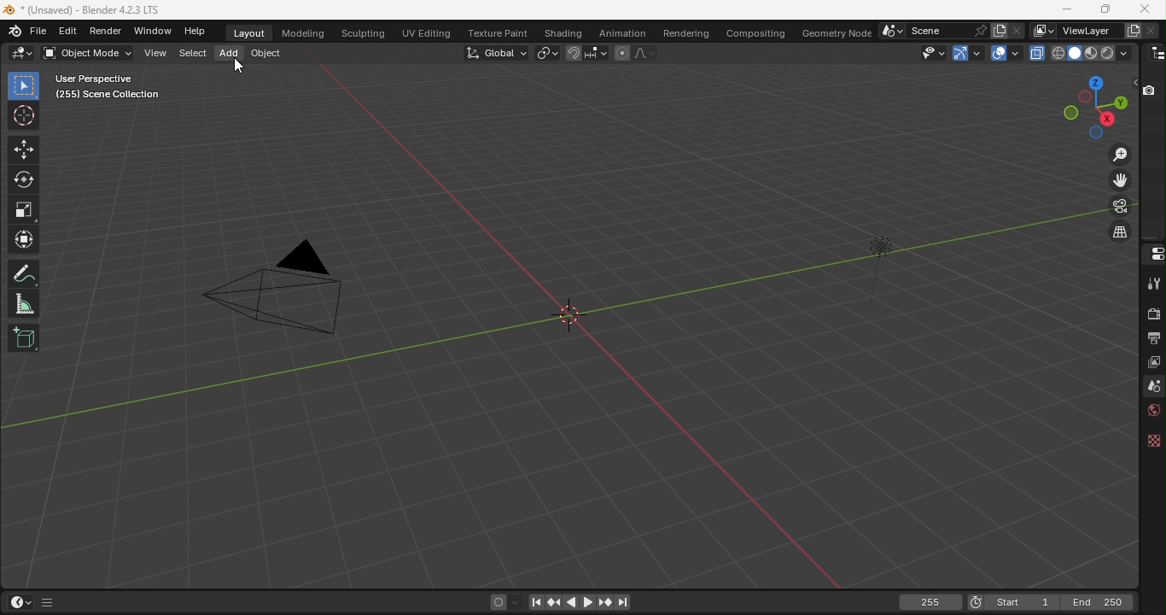  I want to click on Viewport shading: Solid, so click(1073, 53).